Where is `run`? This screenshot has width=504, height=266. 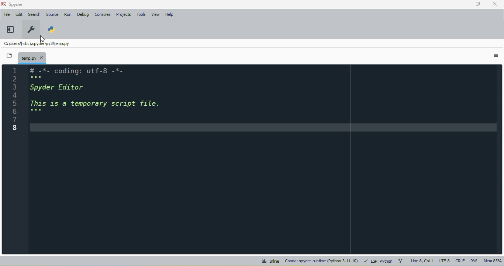 run is located at coordinates (68, 15).